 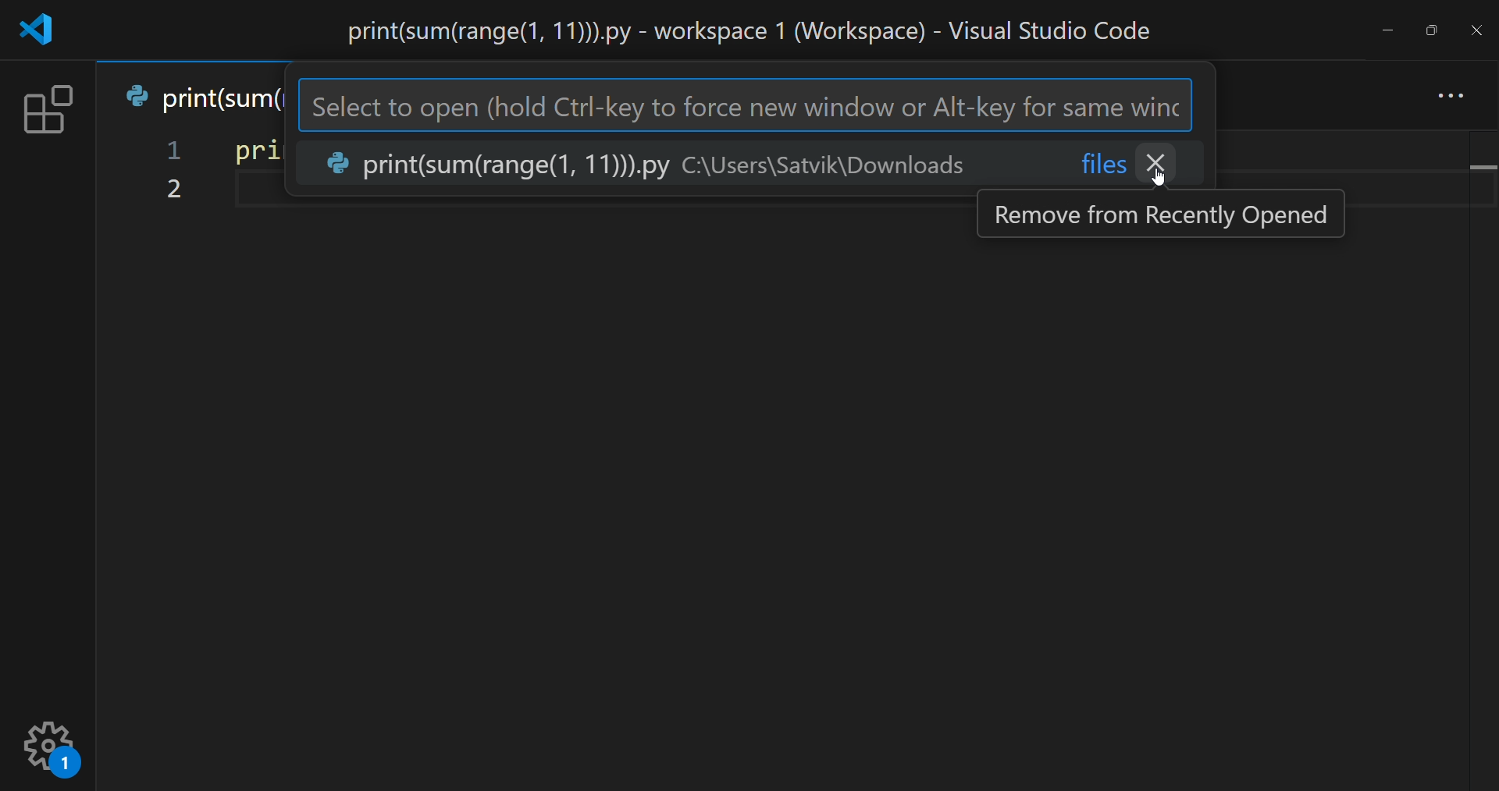 I want to click on minimize, so click(x=1385, y=29).